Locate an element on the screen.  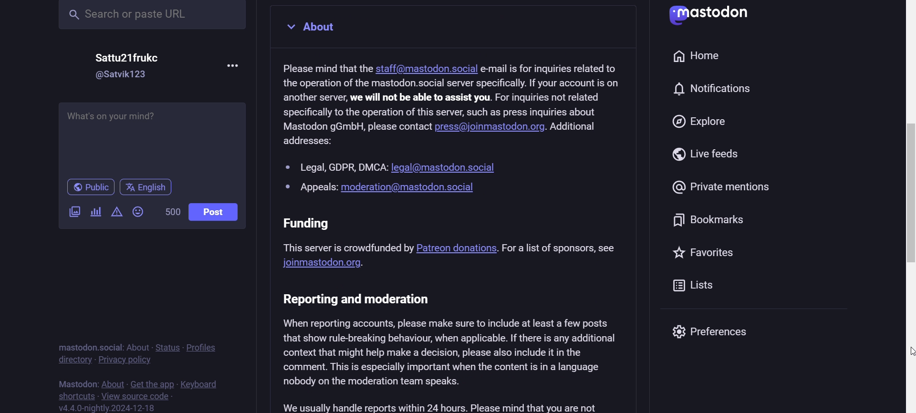
scrolled down is located at coordinates (910, 204).